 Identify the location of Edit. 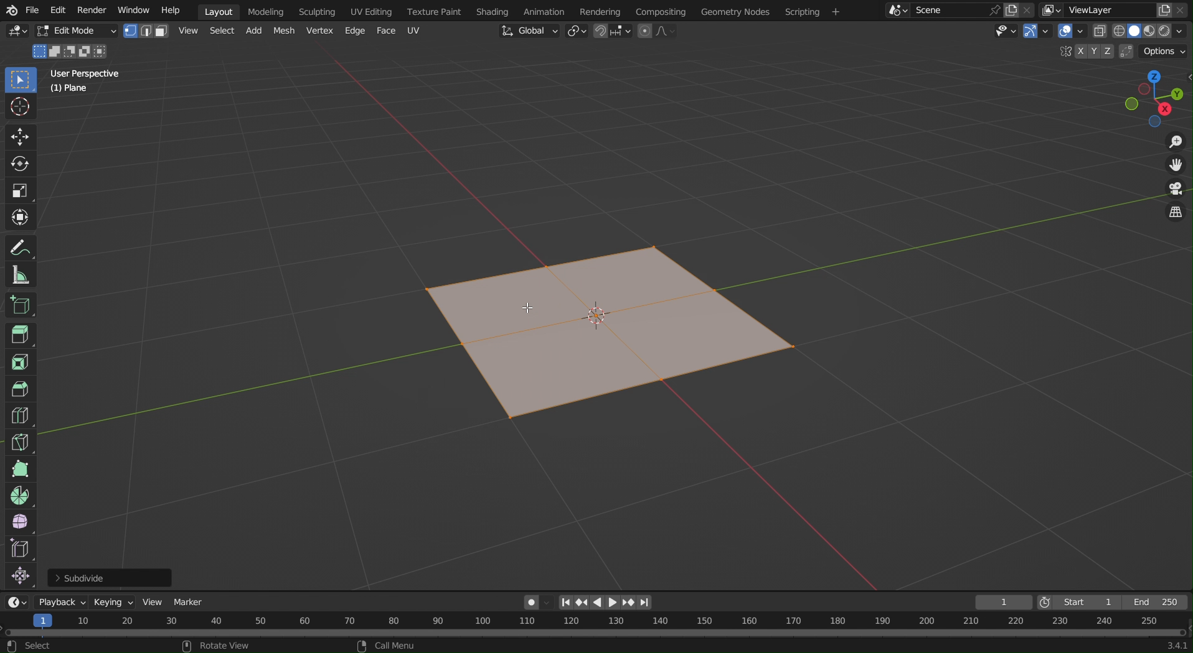
(58, 10).